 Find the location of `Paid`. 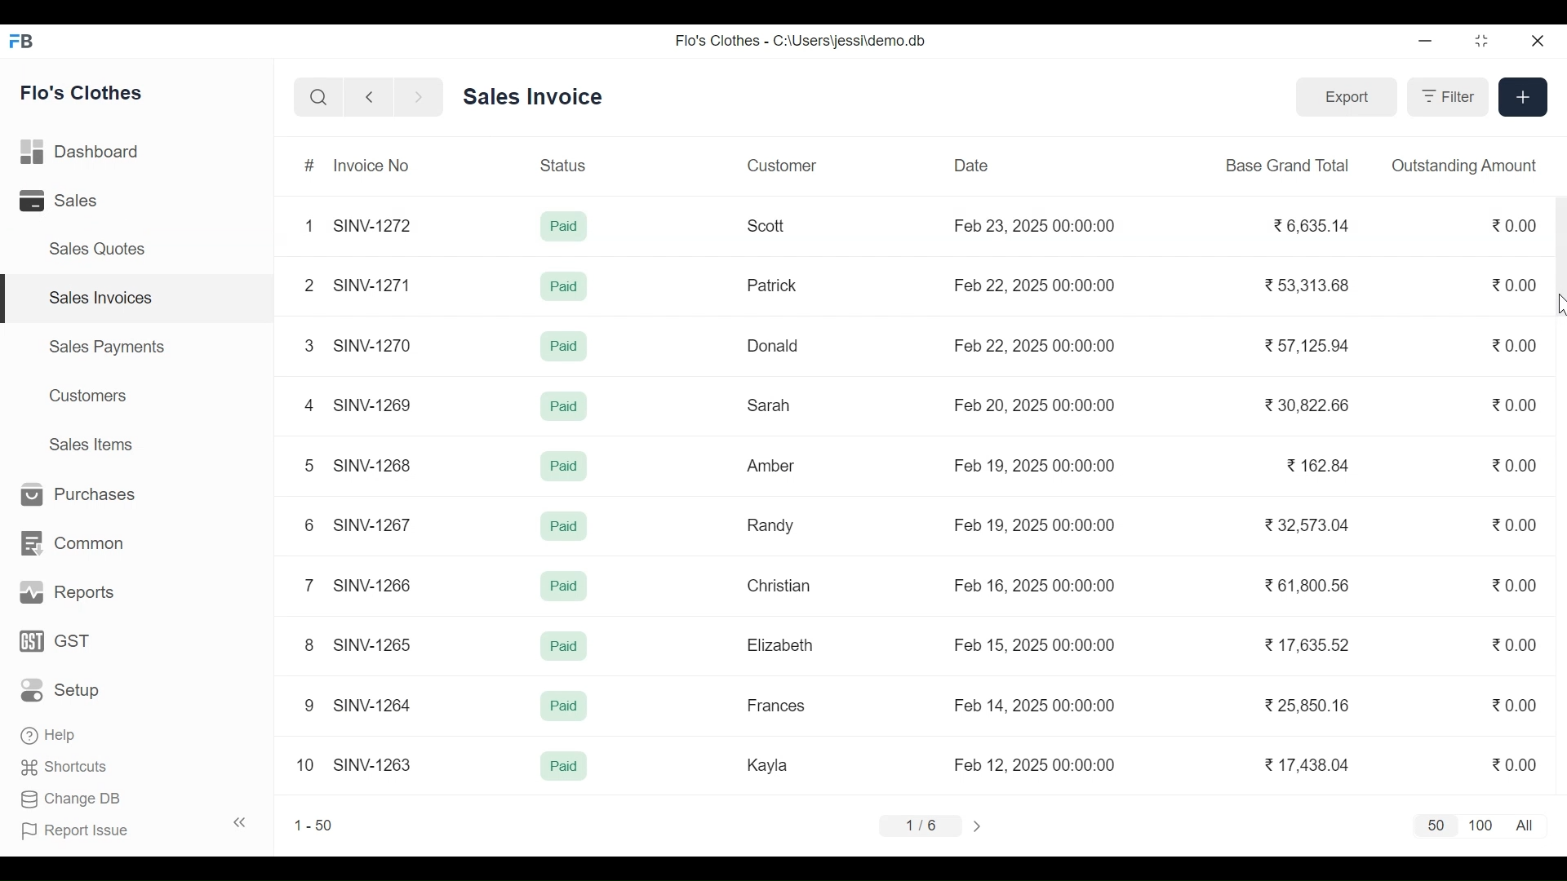

Paid is located at coordinates (564, 586).